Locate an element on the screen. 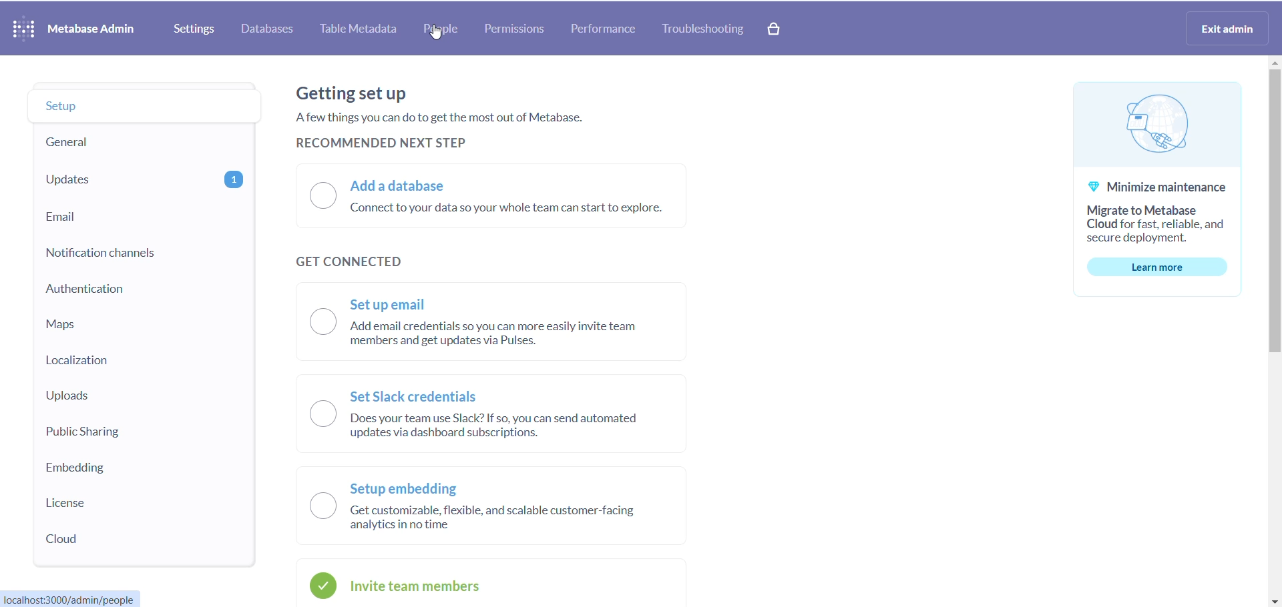  set slack credential radio button is located at coordinates (497, 422).